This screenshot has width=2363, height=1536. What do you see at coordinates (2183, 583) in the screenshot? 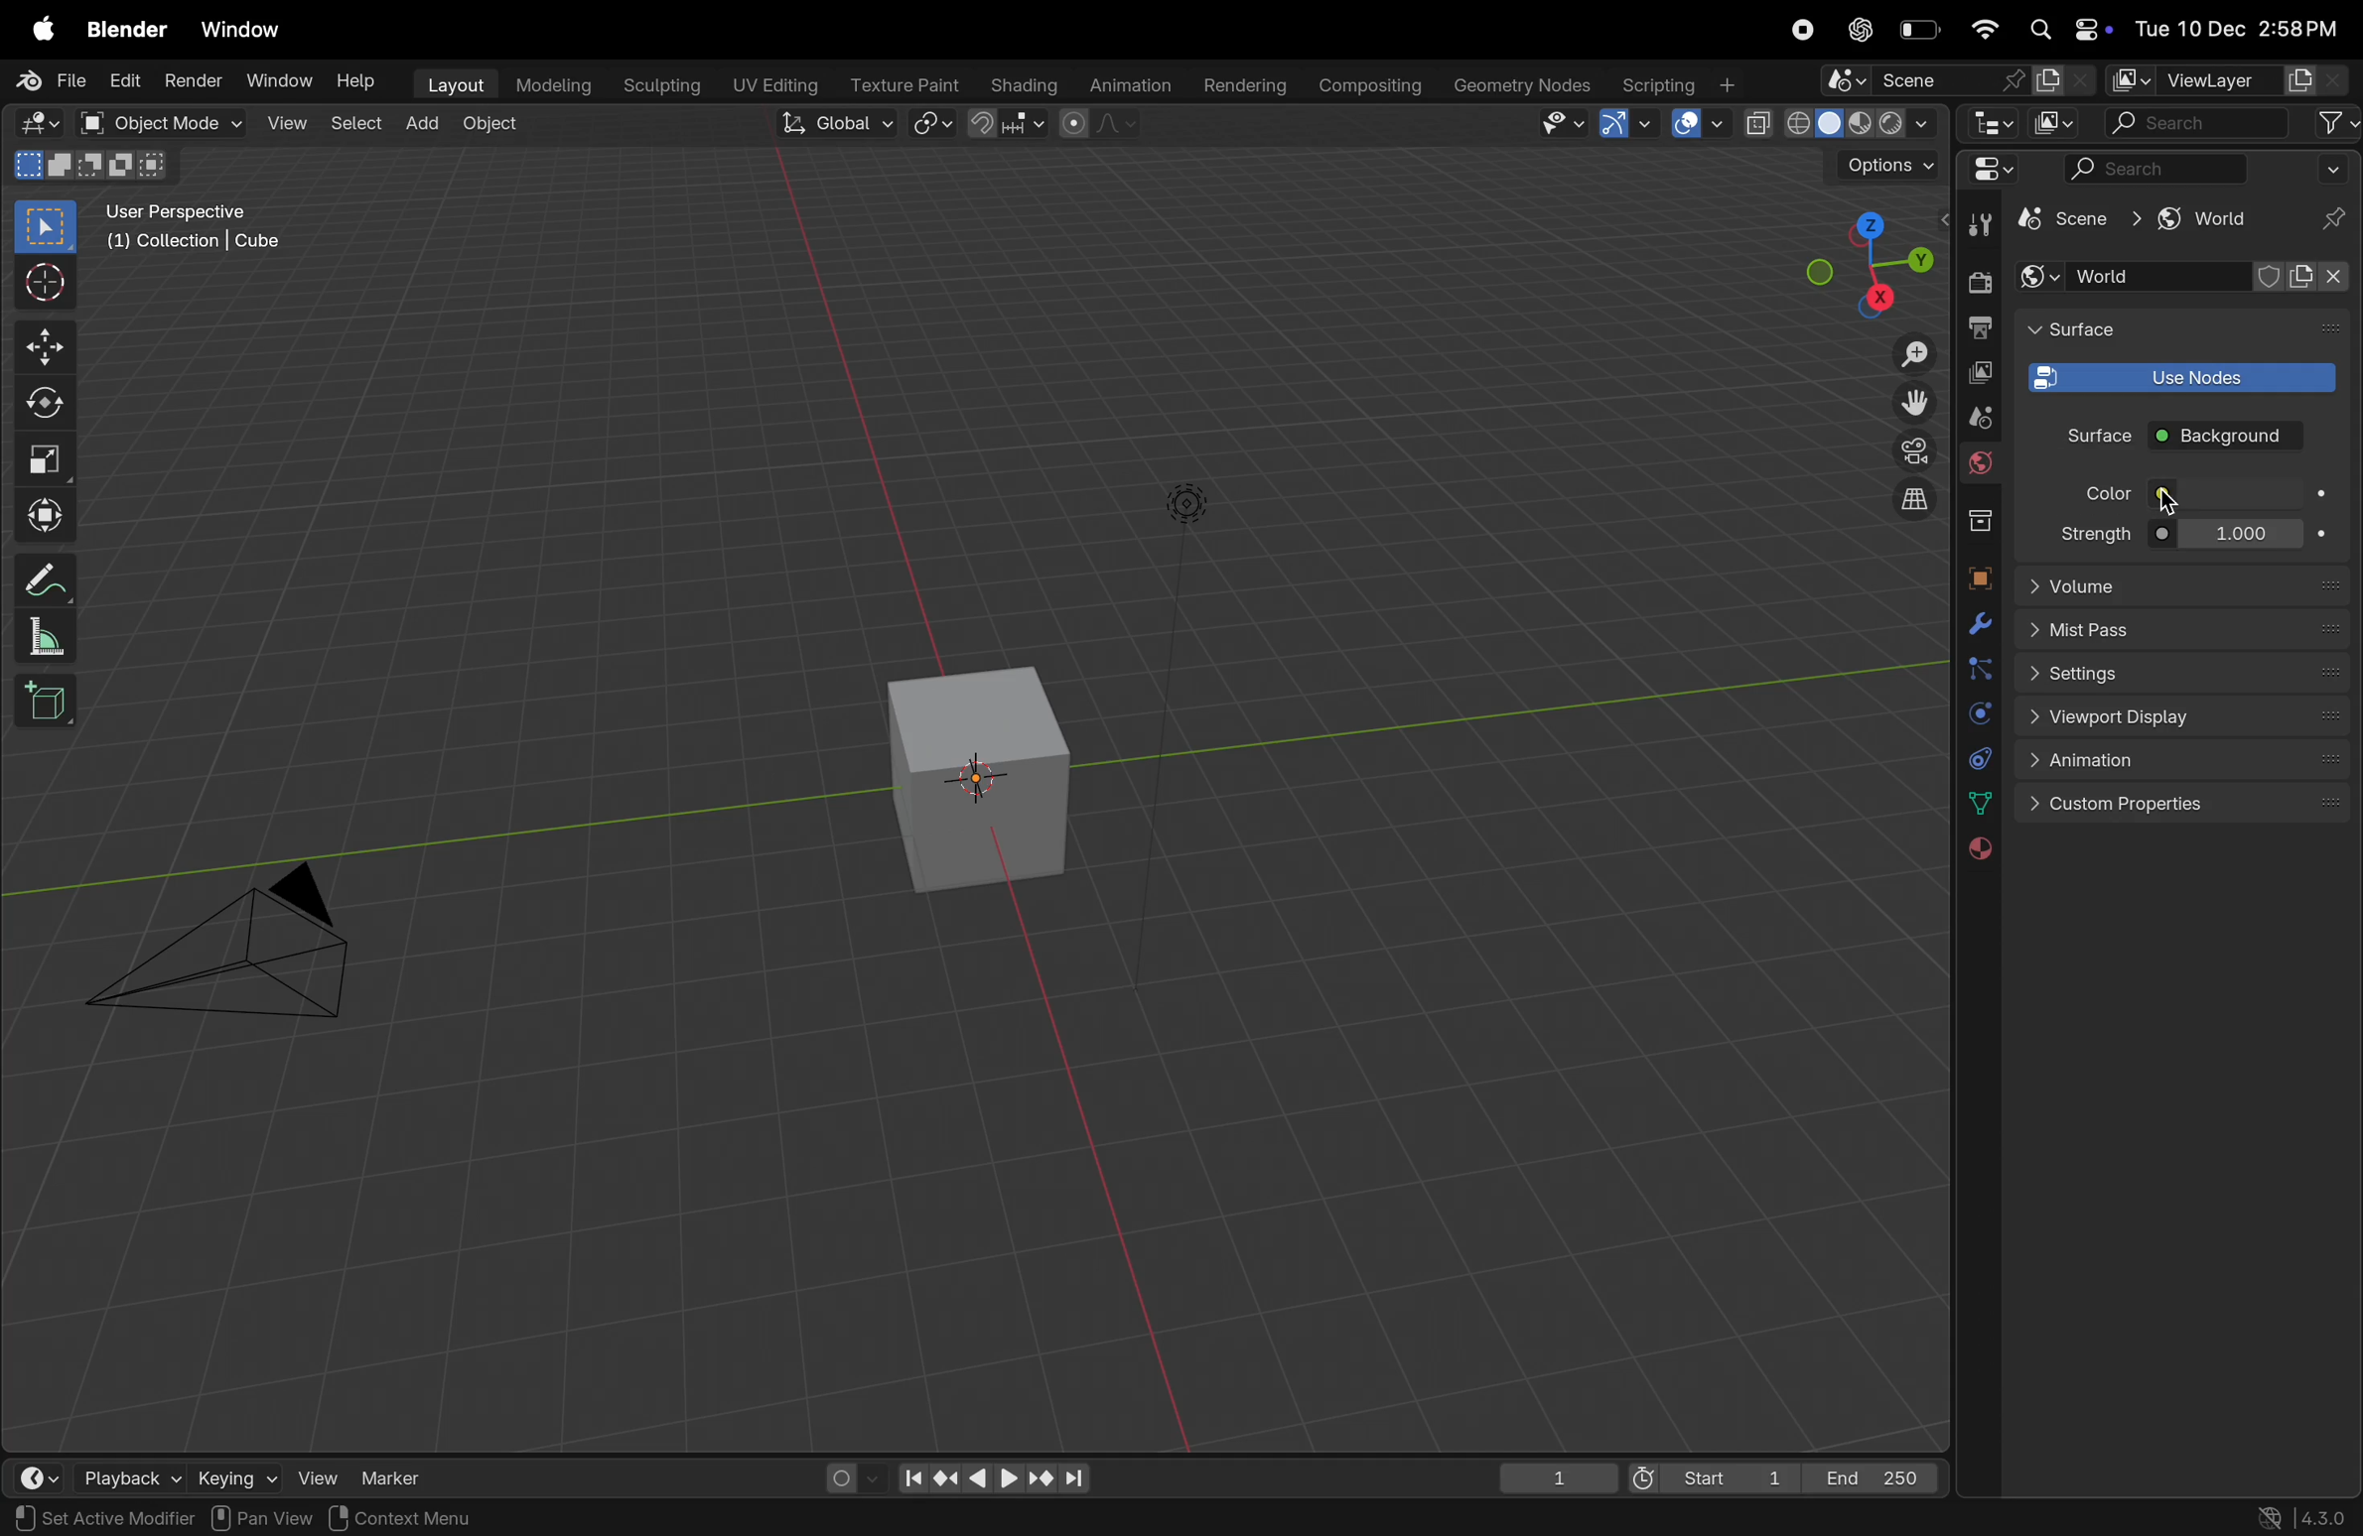
I see `Volume` at bounding box center [2183, 583].